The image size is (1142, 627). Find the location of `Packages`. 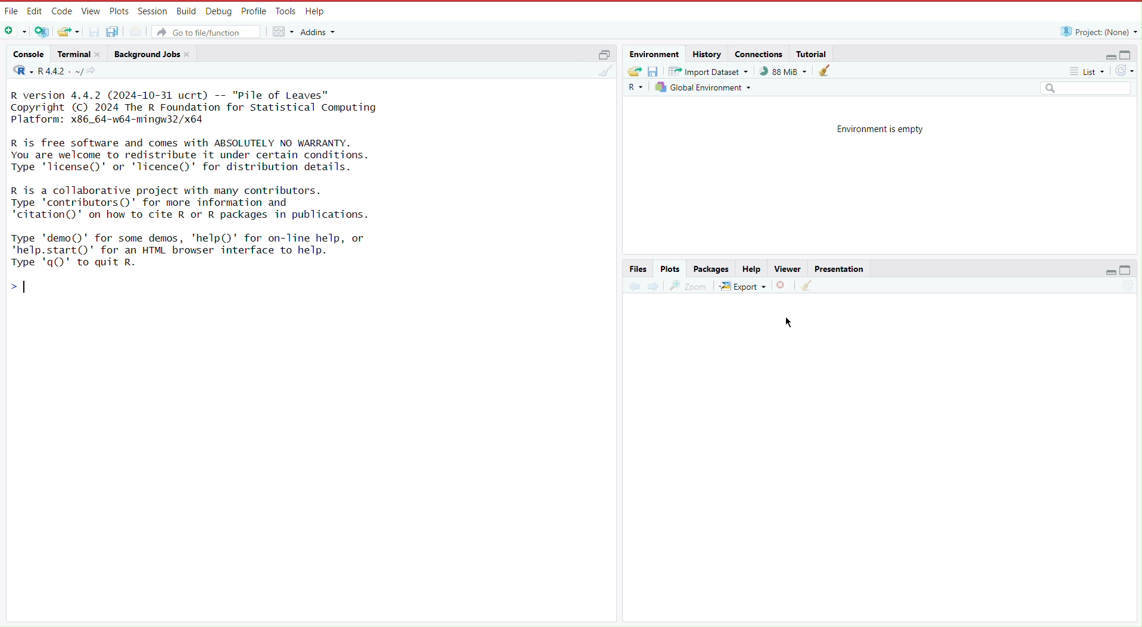

Packages is located at coordinates (712, 269).